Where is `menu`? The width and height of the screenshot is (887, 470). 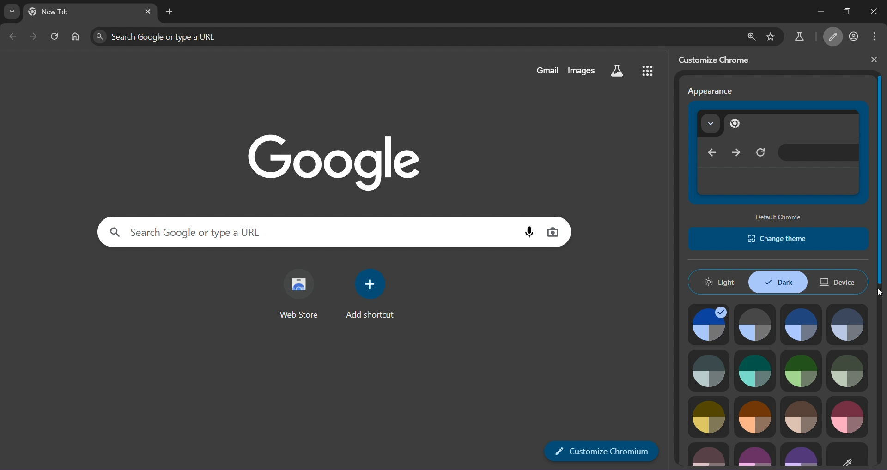
menu is located at coordinates (874, 38).